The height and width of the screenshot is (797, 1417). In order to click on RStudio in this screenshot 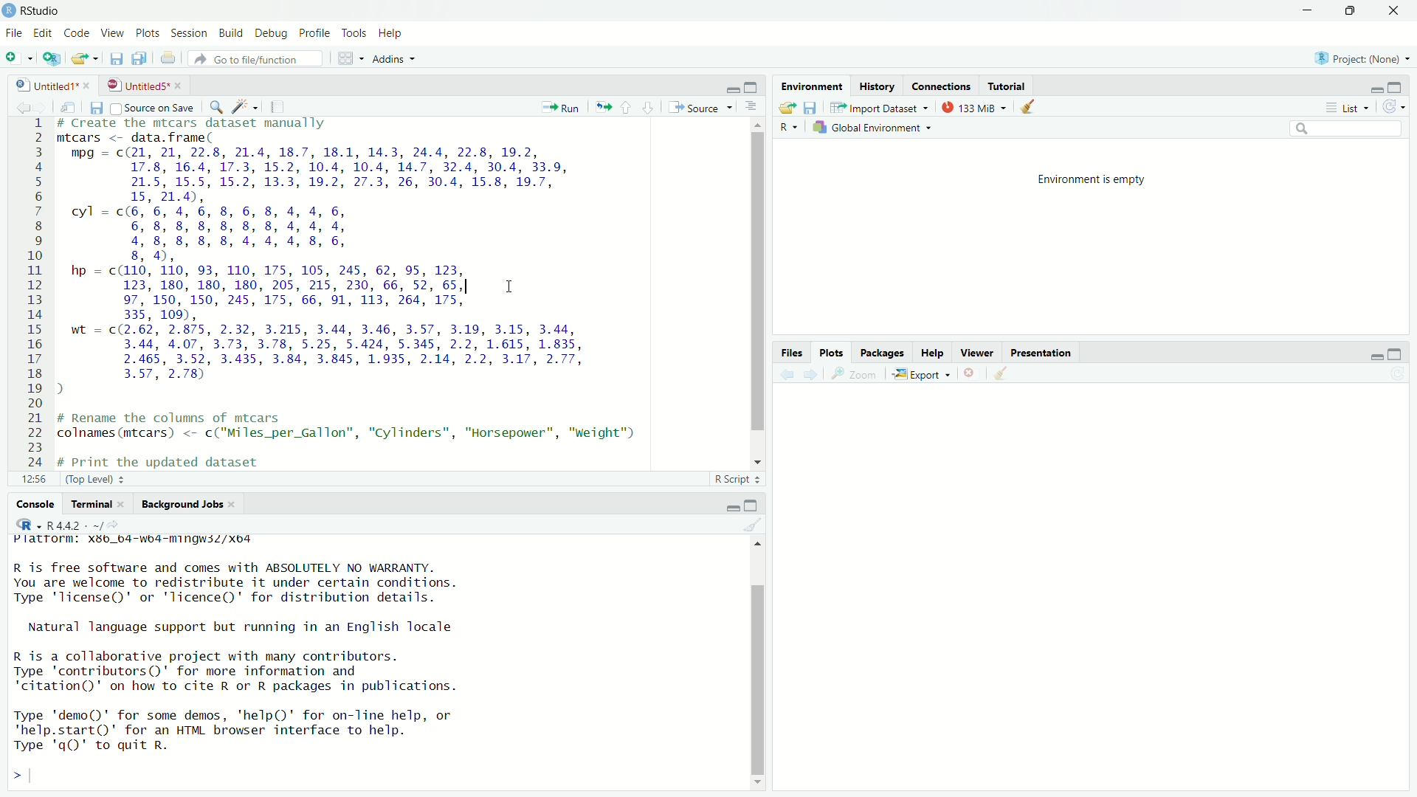, I will do `click(39, 10)`.